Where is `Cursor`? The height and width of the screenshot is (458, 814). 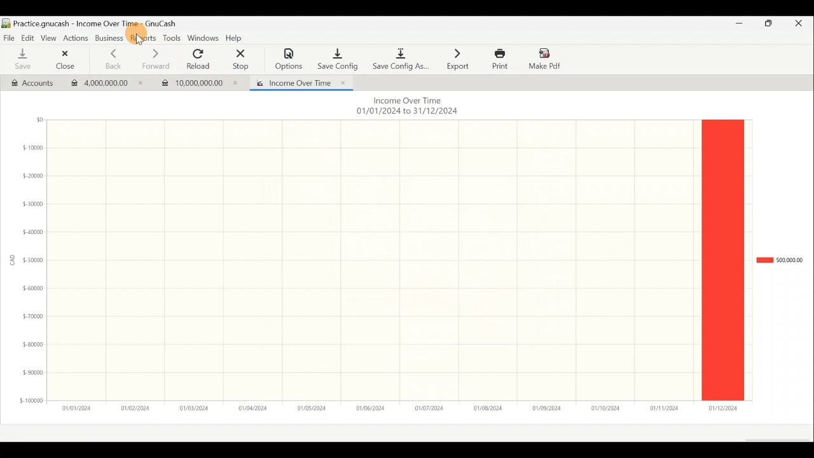
Cursor is located at coordinates (140, 39).